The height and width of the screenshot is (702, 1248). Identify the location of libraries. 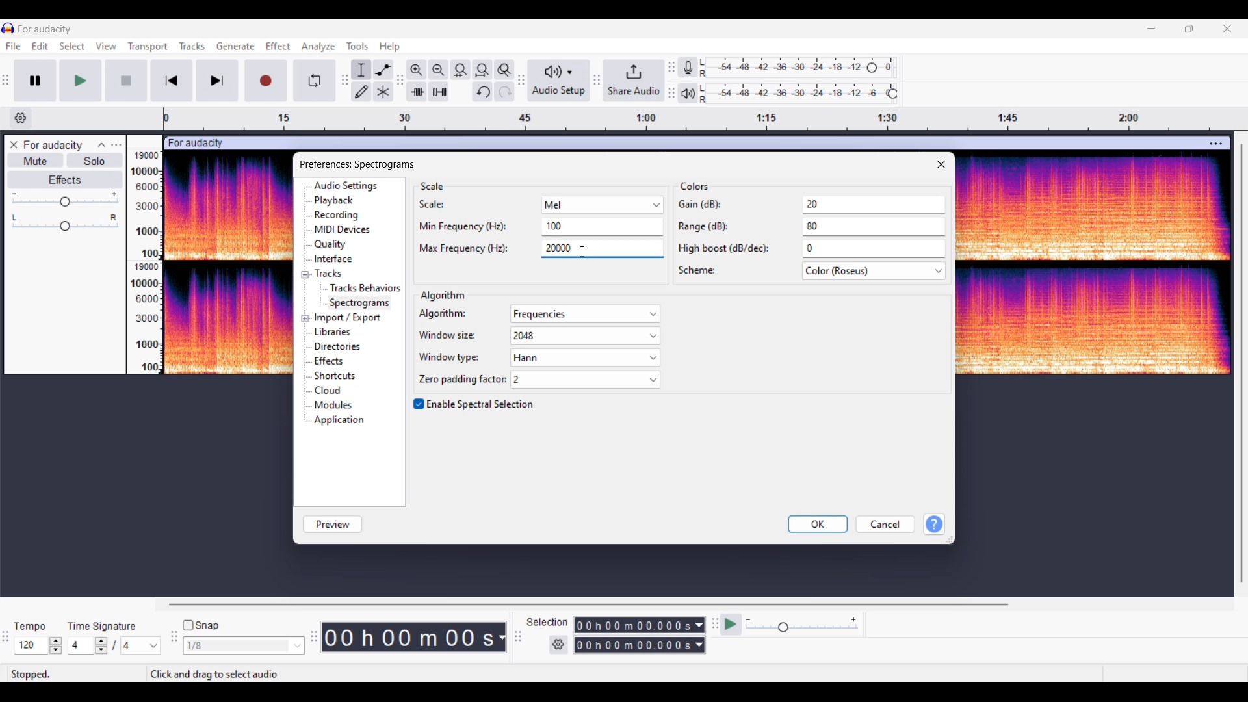
(335, 332).